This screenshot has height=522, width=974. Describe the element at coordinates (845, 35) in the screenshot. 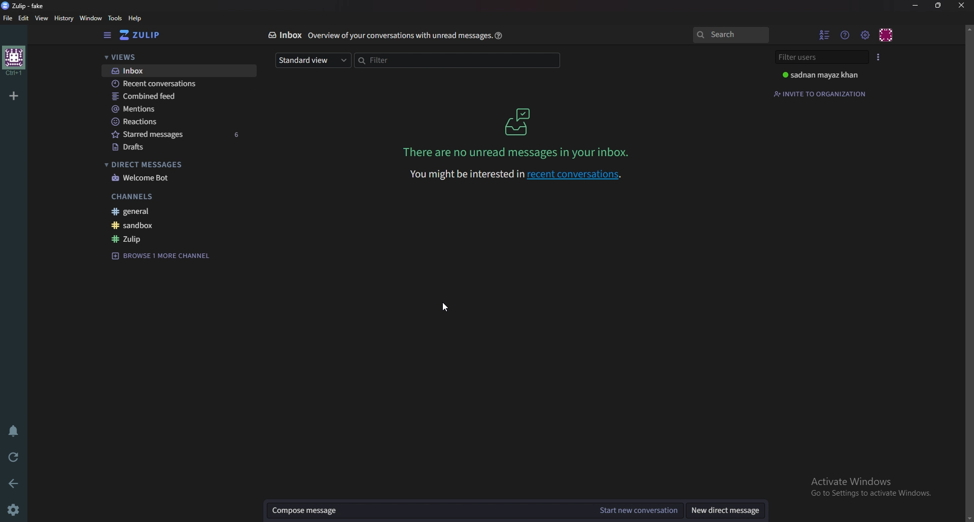

I see `Help menu` at that location.